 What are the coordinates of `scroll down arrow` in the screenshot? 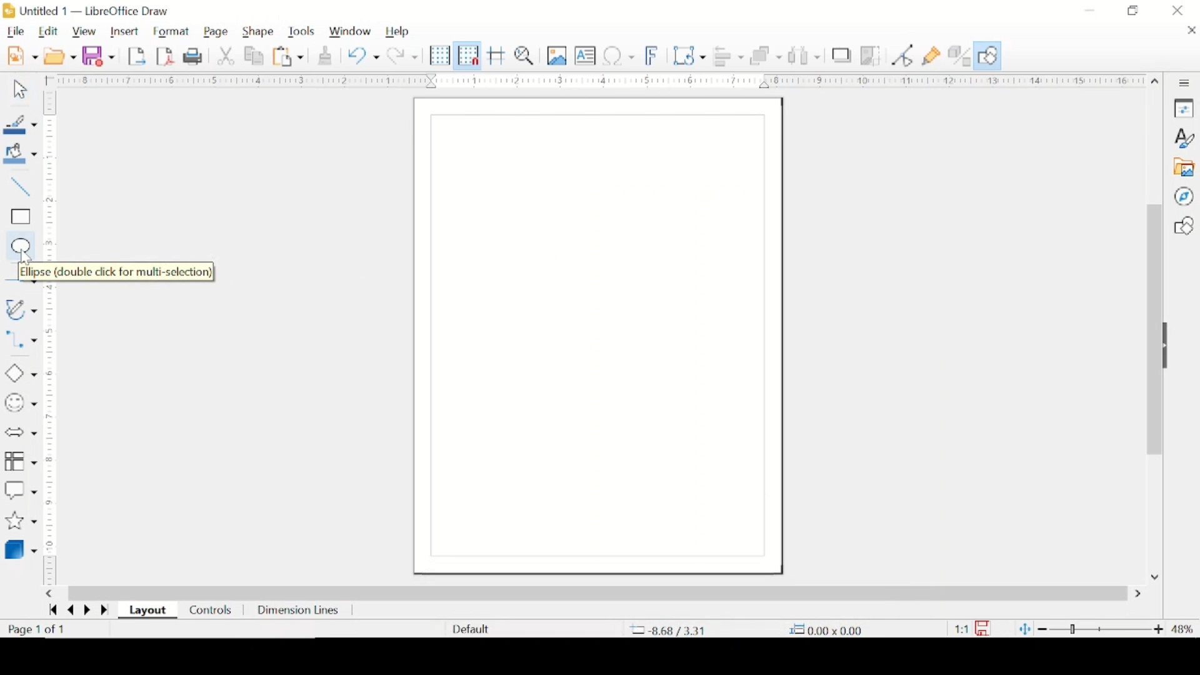 It's located at (1152, 577).